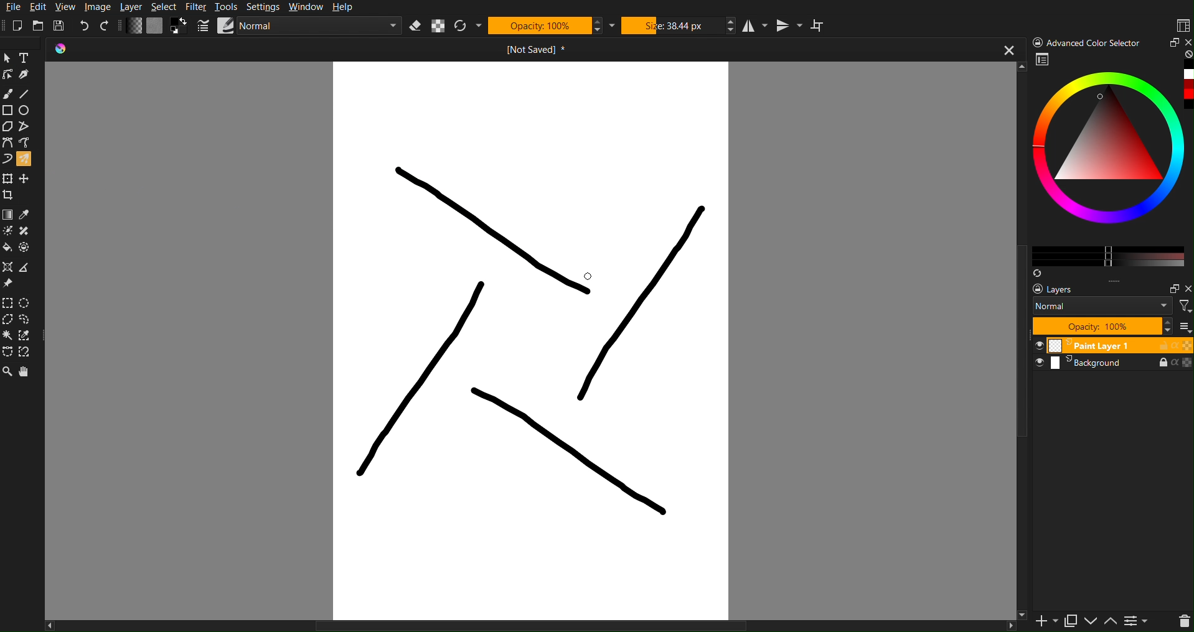 The width and height of the screenshot is (1194, 632). I want to click on Alpha, so click(439, 27).